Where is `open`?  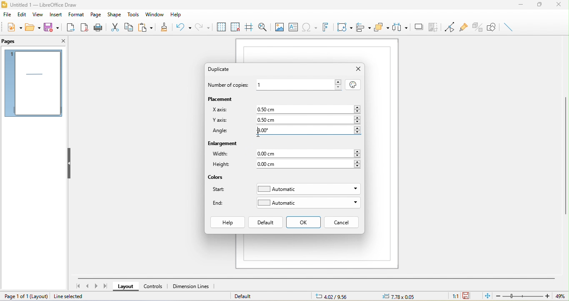
open is located at coordinates (34, 28).